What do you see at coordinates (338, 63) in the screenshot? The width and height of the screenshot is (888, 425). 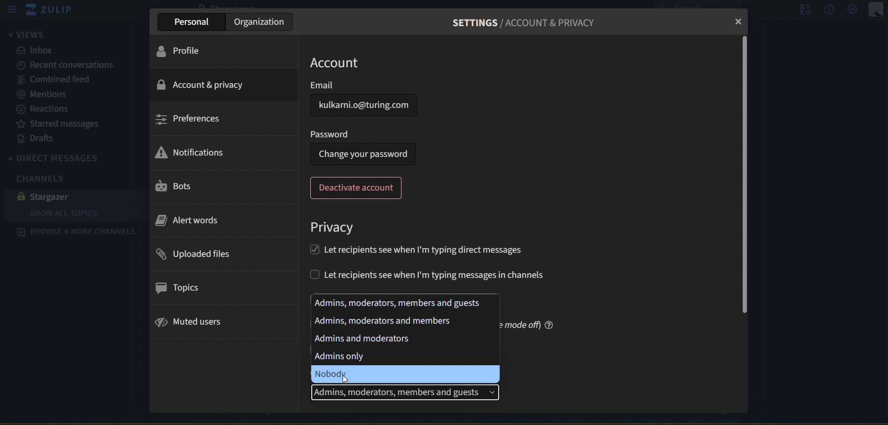 I see `account` at bounding box center [338, 63].